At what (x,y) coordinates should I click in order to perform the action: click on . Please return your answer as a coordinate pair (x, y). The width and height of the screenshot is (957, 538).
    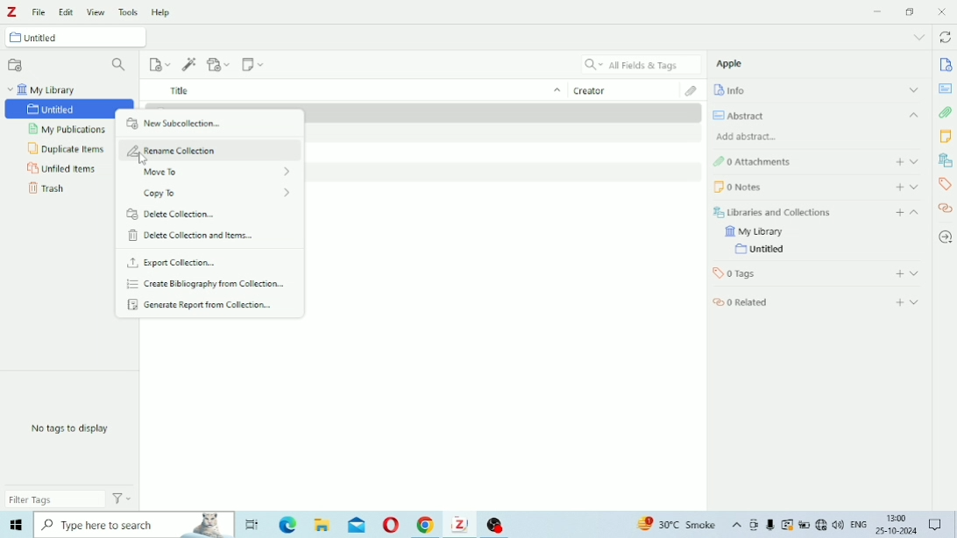
    Looking at the image, I should click on (389, 523).